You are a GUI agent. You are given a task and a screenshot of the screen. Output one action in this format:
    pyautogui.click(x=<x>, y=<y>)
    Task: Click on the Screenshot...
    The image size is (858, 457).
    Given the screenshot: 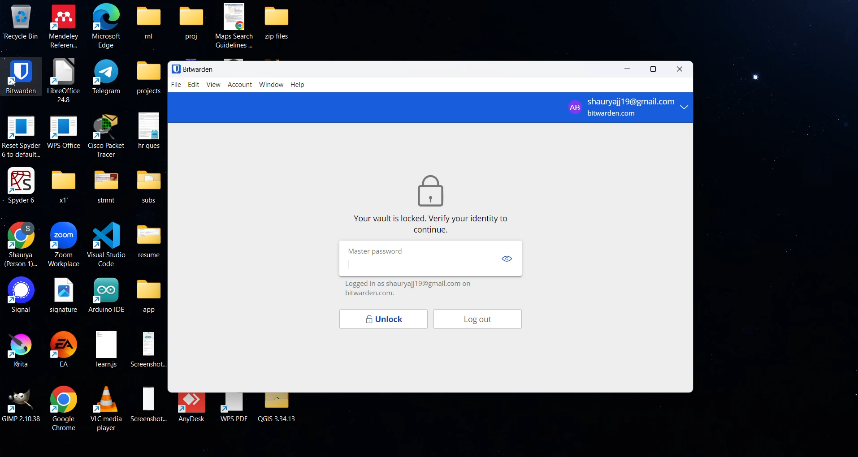 What is the action you would take?
    pyautogui.click(x=150, y=349)
    